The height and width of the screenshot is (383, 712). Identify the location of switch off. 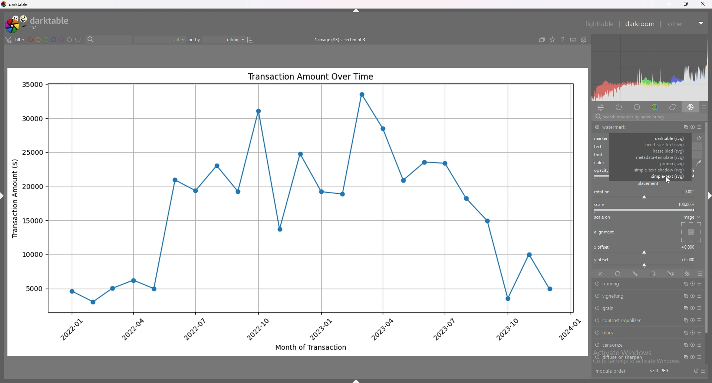
(597, 284).